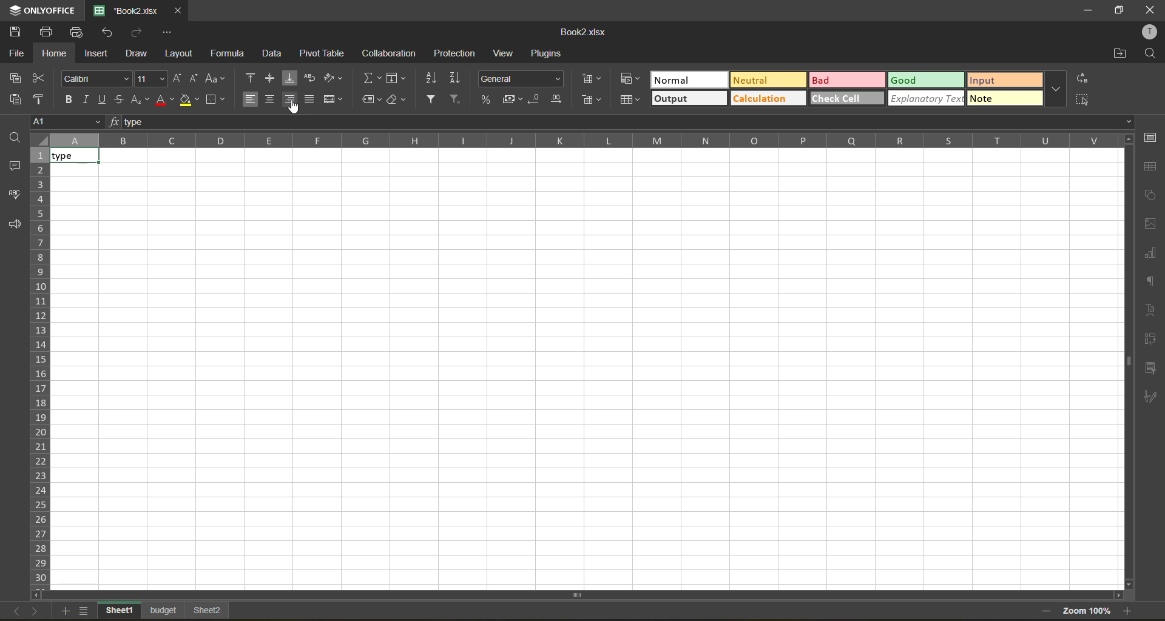 The image size is (1165, 621). What do you see at coordinates (584, 31) in the screenshot?
I see `Book2.xlsx` at bounding box center [584, 31].